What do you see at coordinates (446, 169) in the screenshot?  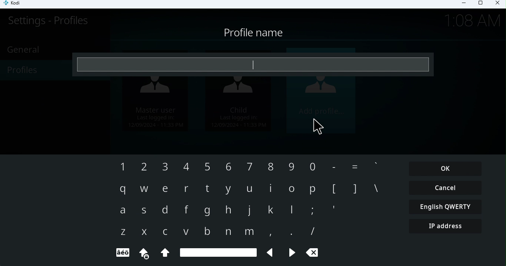 I see `OK` at bounding box center [446, 169].